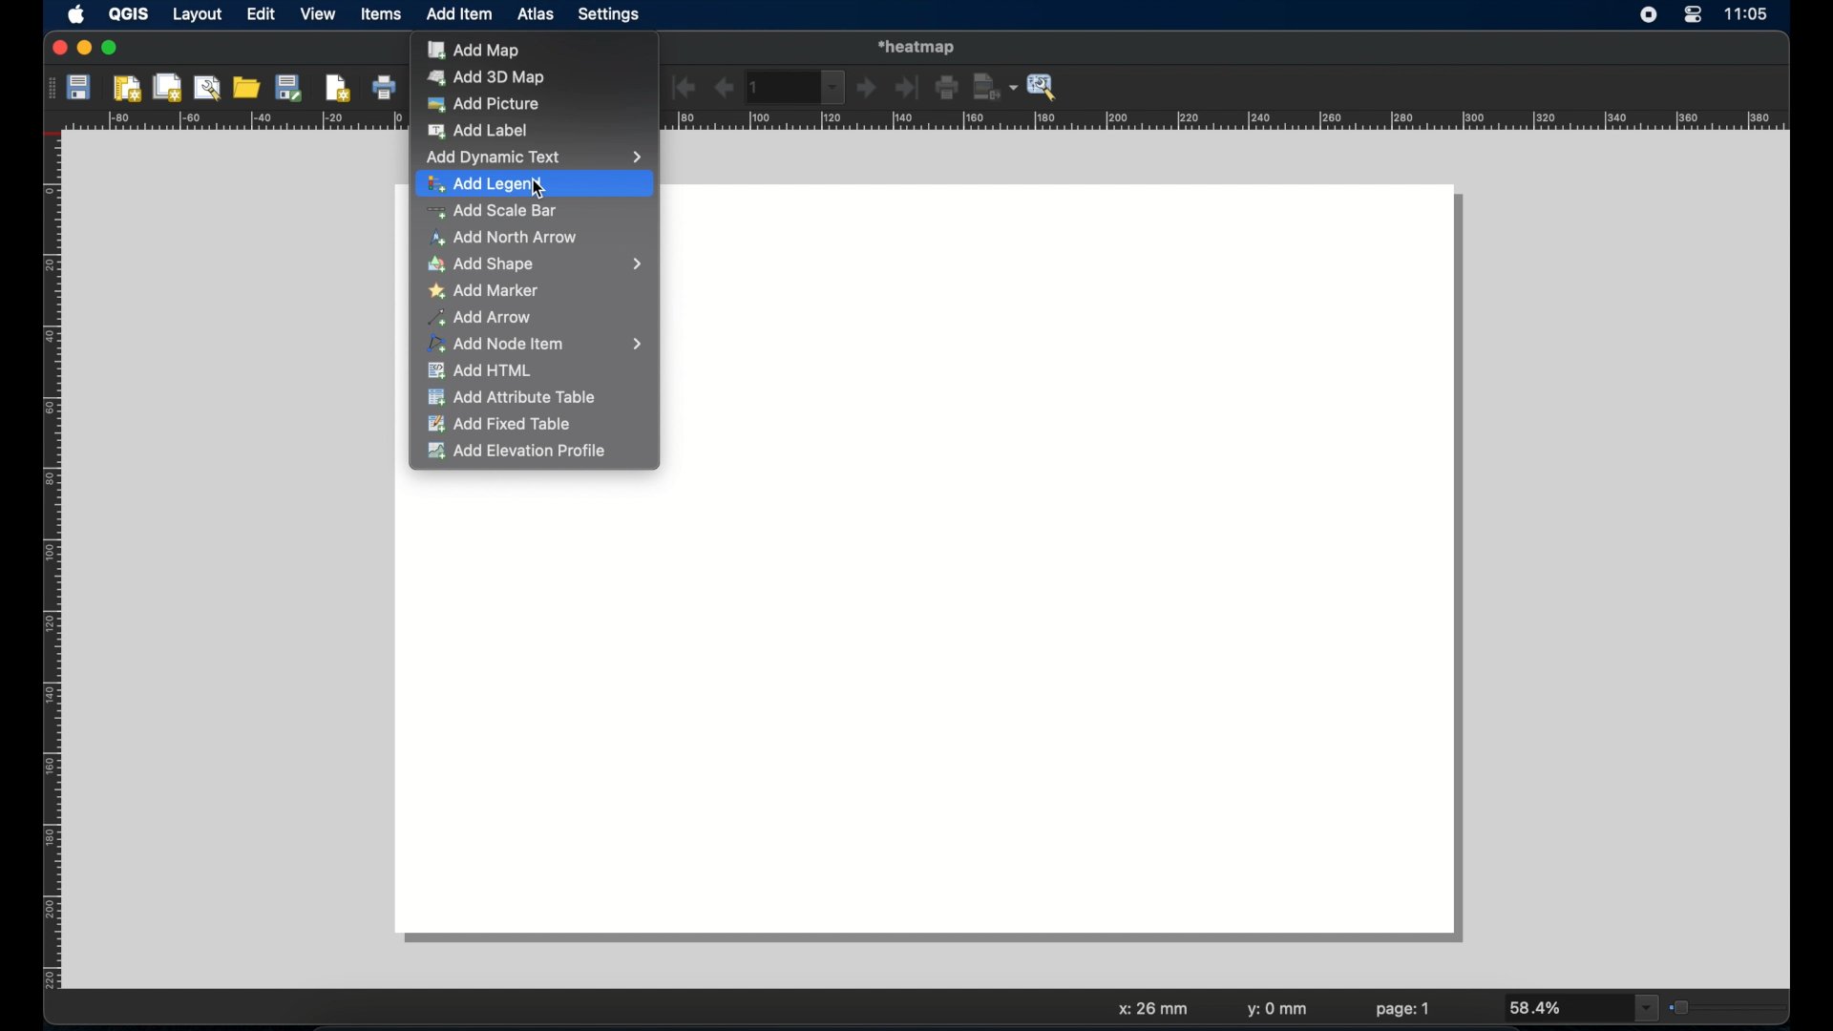 The height and width of the screenshot is (1031, 1833). What do you see at coordinates (111, 49) in the screenshot?
I see `maximize` at bounding box center [111, 49].